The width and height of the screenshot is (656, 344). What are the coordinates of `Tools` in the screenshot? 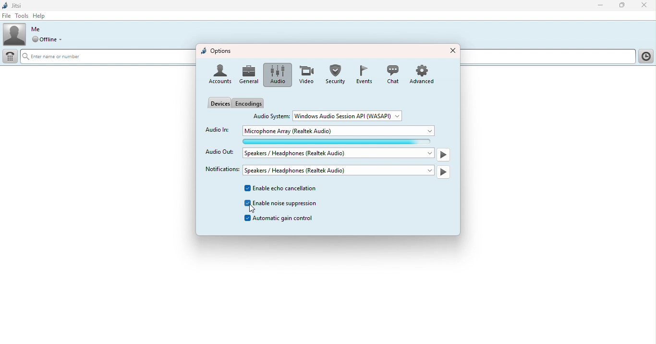 It's located at (23, 15).